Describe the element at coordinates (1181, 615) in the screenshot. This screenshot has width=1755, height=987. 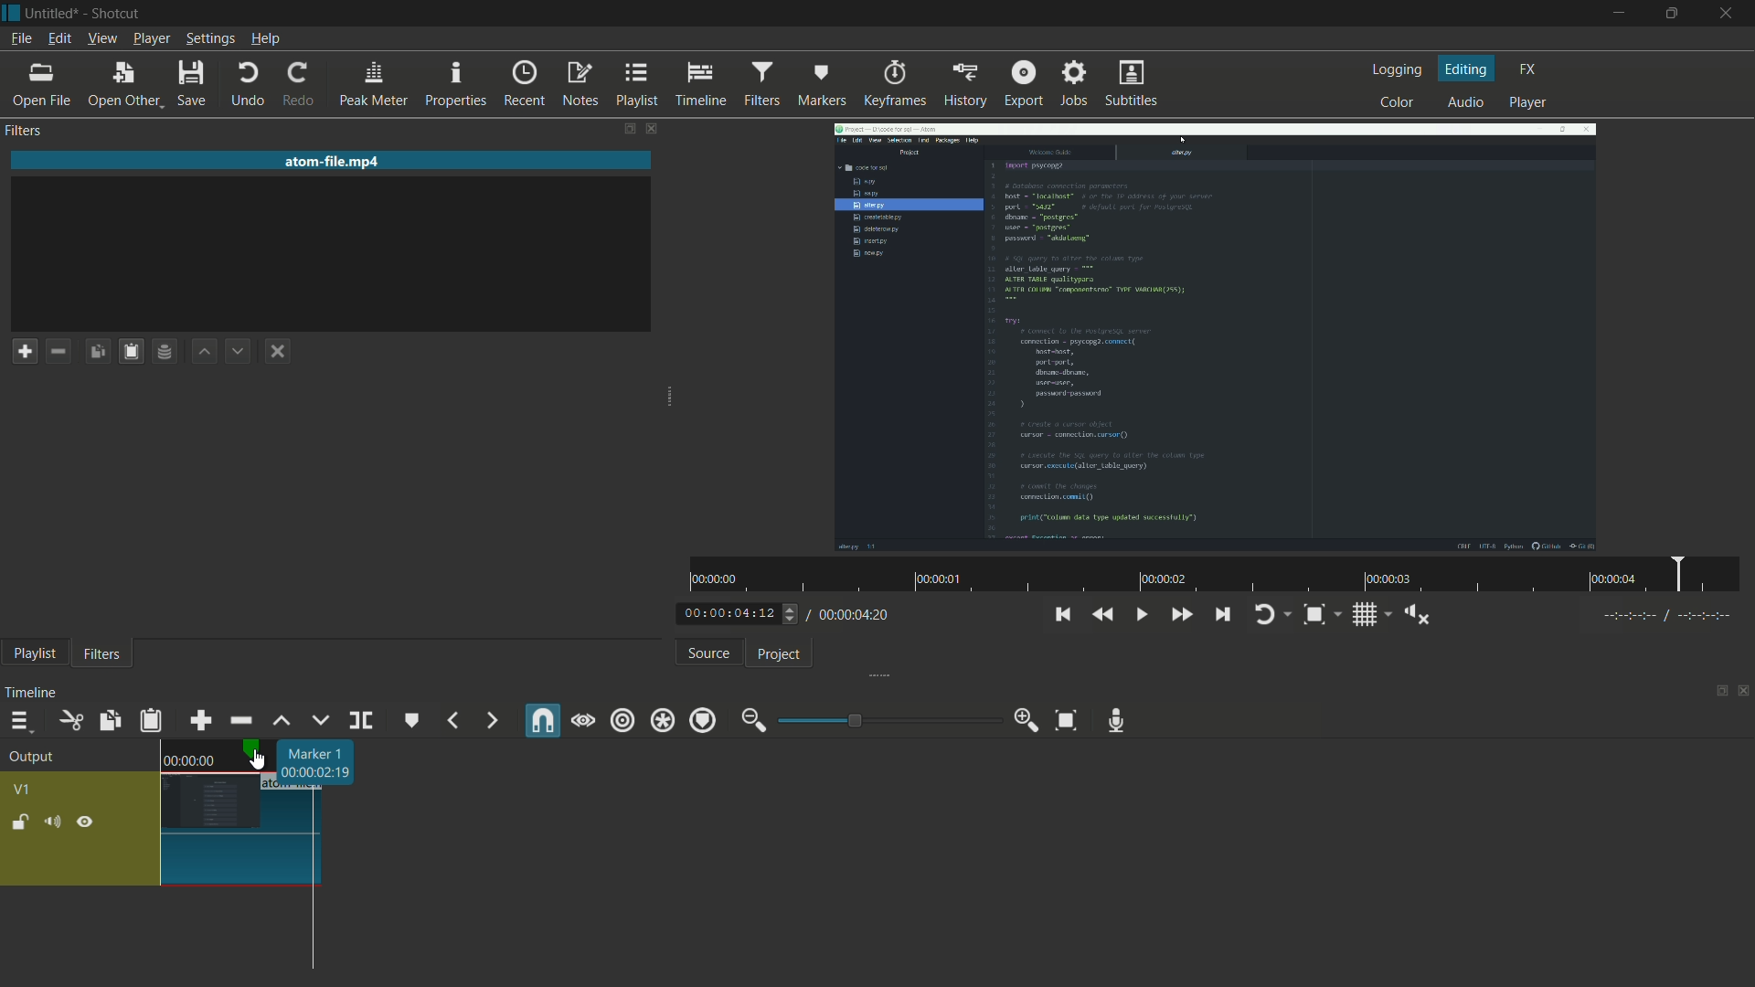
I see `quickly play forward` at that location.